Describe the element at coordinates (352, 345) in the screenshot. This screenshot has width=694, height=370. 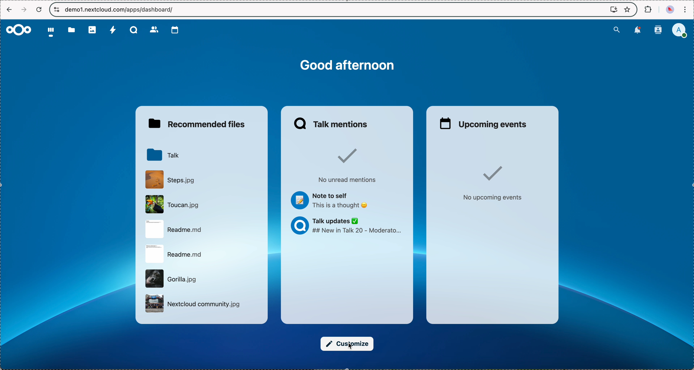
I see `cursor` at that location.